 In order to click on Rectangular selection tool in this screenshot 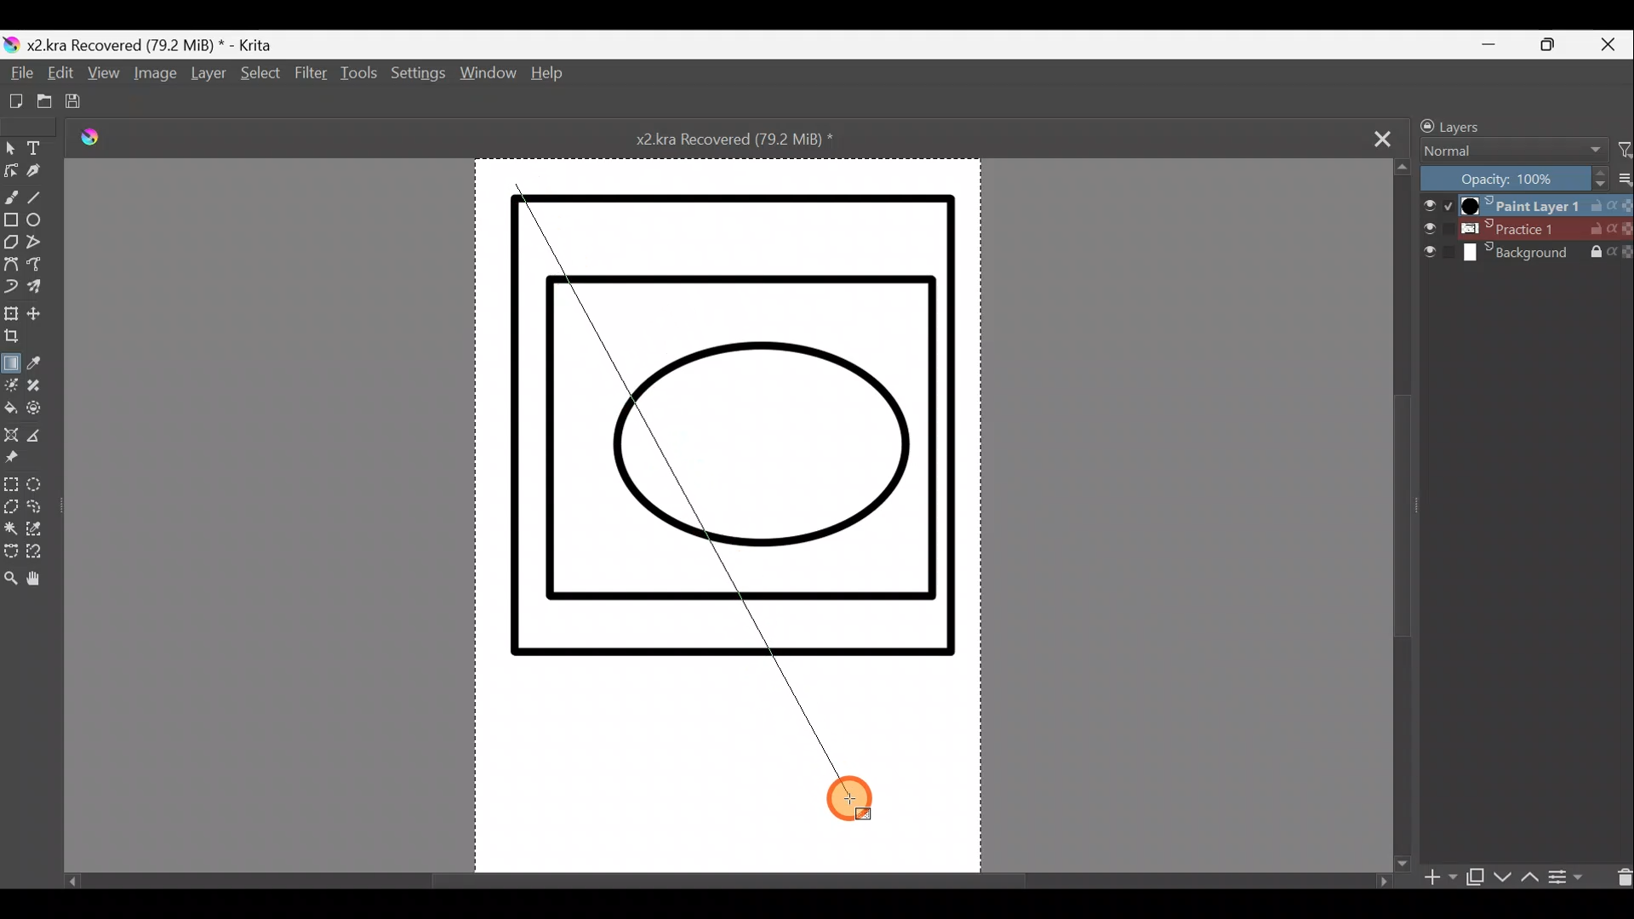, I will do `click(10, 487)`.